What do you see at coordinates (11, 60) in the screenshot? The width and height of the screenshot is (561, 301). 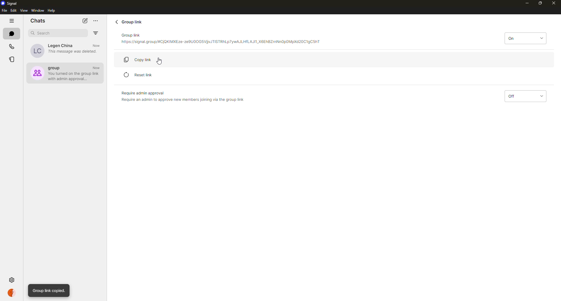 I see `stories` at bounding box center [11, 60].